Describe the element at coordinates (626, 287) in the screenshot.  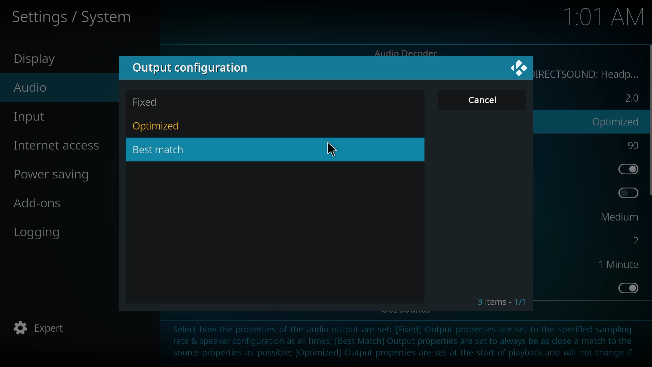
I see `enabled` at that location.